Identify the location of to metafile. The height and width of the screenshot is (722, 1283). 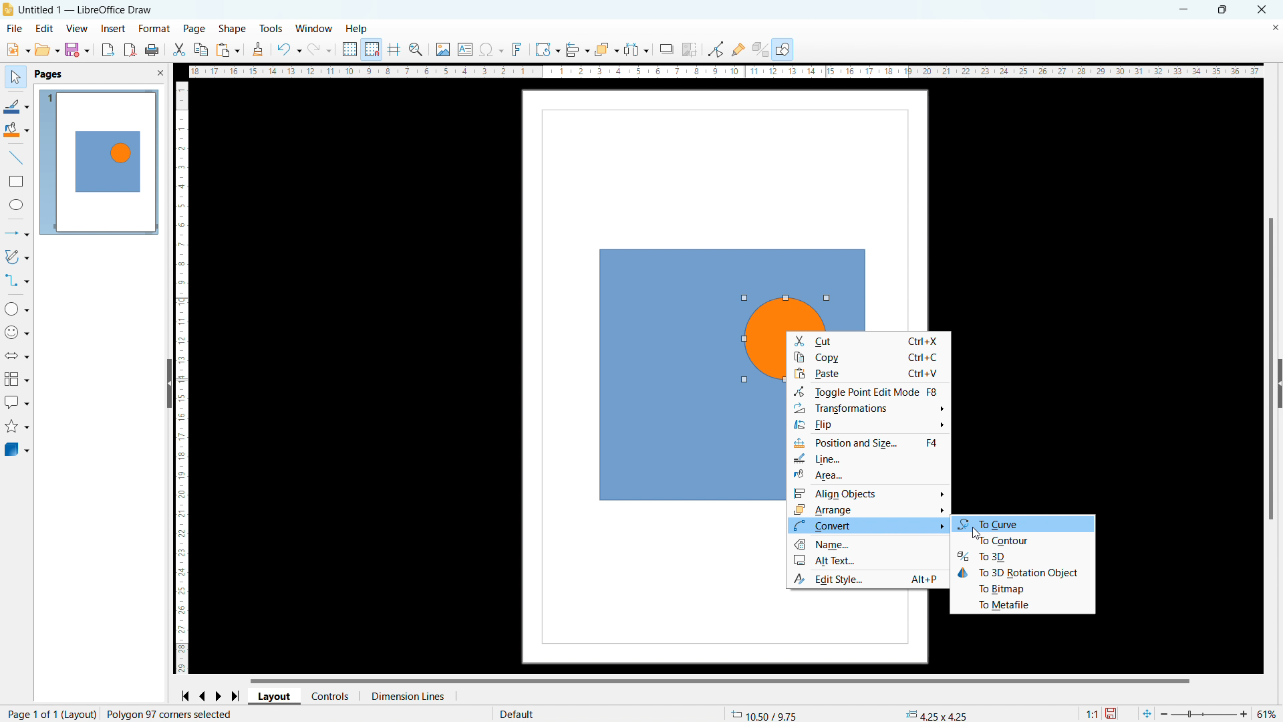
(1022, 606).